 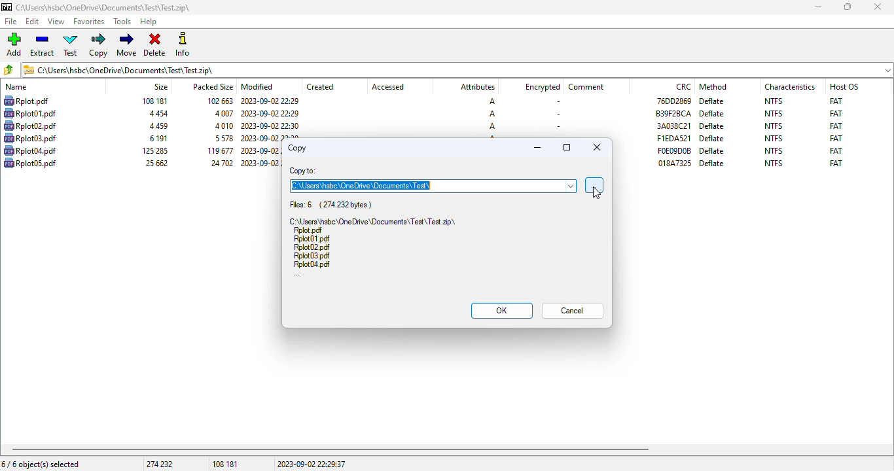 What do you see at coordinates (491, 101) in the screenshot?
I see `A` at bounding box center [491, 101].